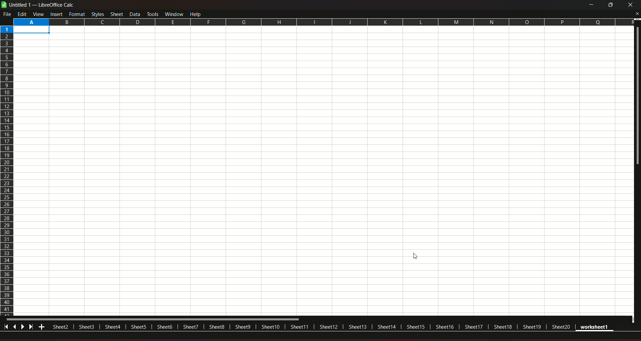 This screenshot has height=341, width=641. I want to click on Close, so click(630, 5).